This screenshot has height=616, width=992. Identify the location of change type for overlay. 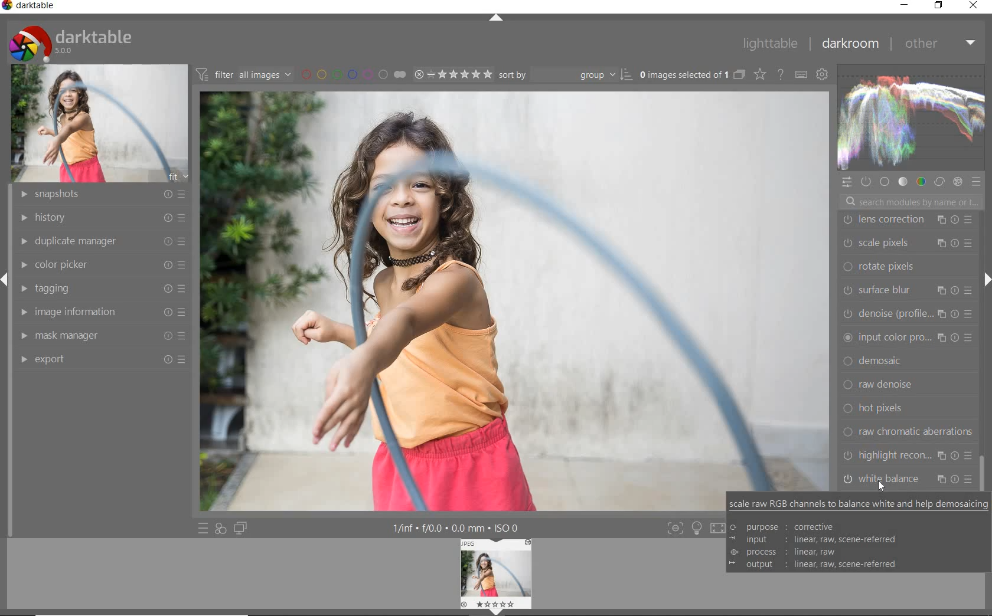
(761, 74).